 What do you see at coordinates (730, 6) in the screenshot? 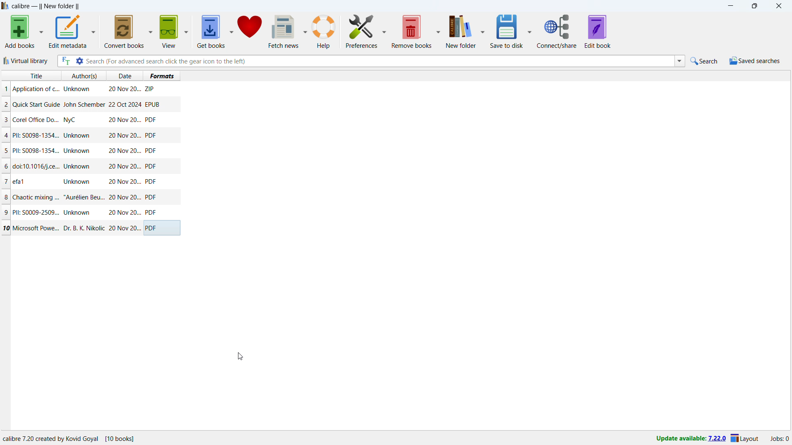
I see `minimize` at bounding box center [730, 6].